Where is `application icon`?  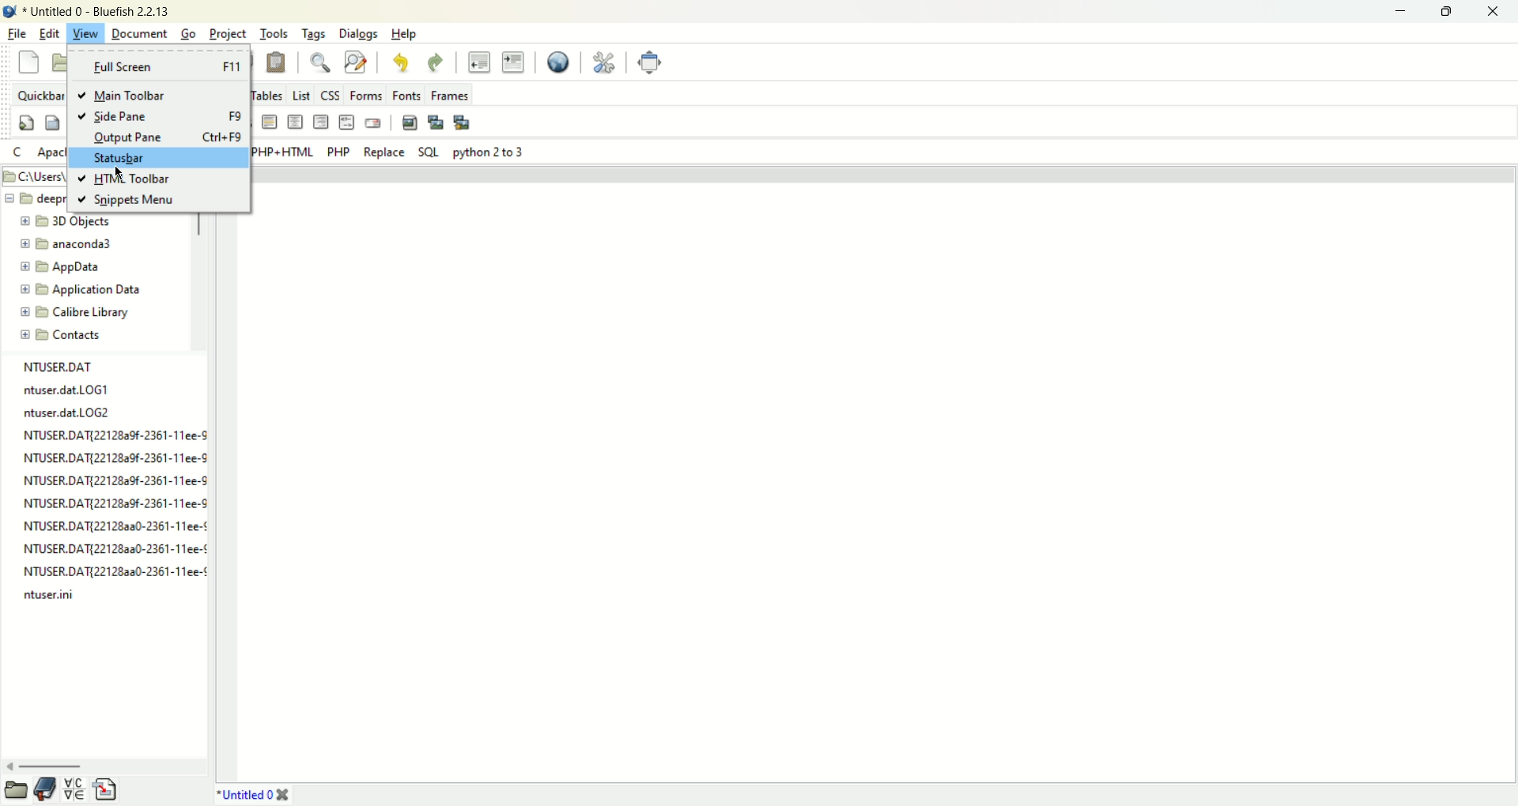 application icon is located at coordinates (13, 12).